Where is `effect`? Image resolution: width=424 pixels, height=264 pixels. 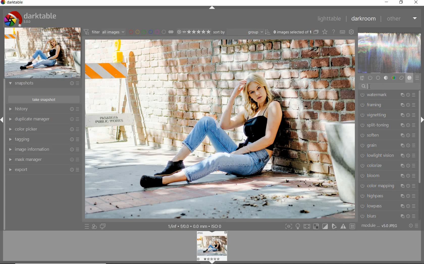 effect is located at coordinates (409, 79).